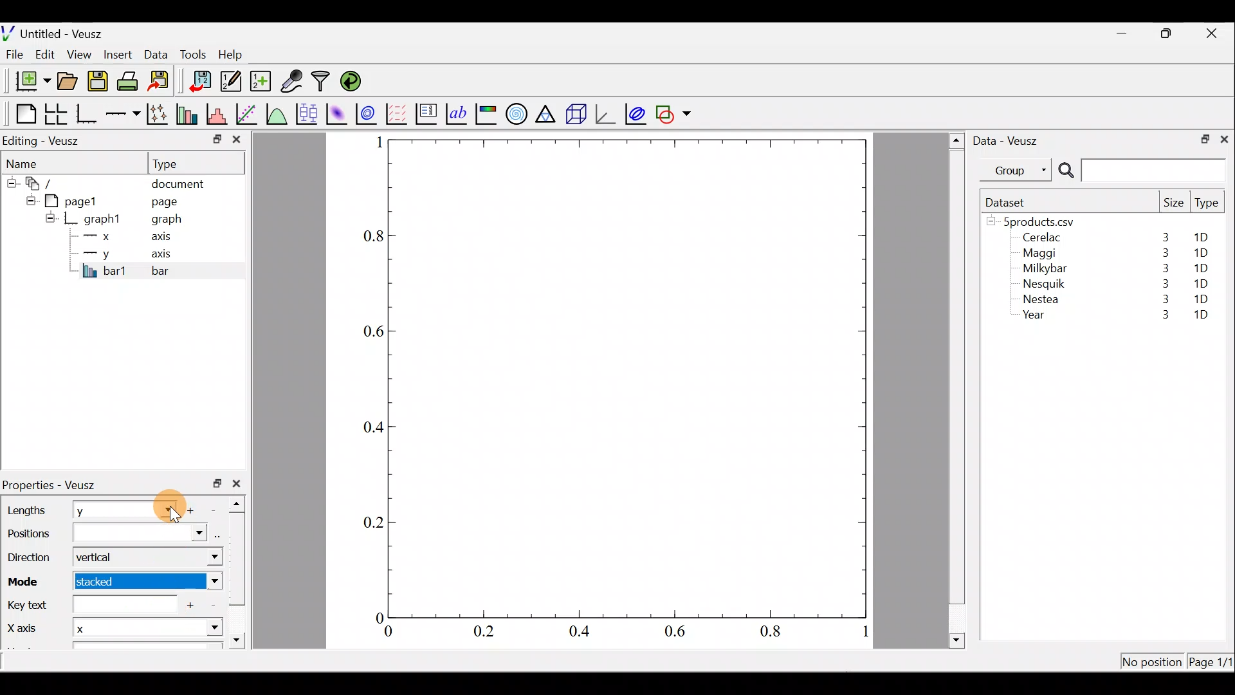 This screenshot has height=695, width=1235. What do you see at coordinates (399, 114) in the screenshot?
I see `Plot a vector field` at bounding box center [399, 114].